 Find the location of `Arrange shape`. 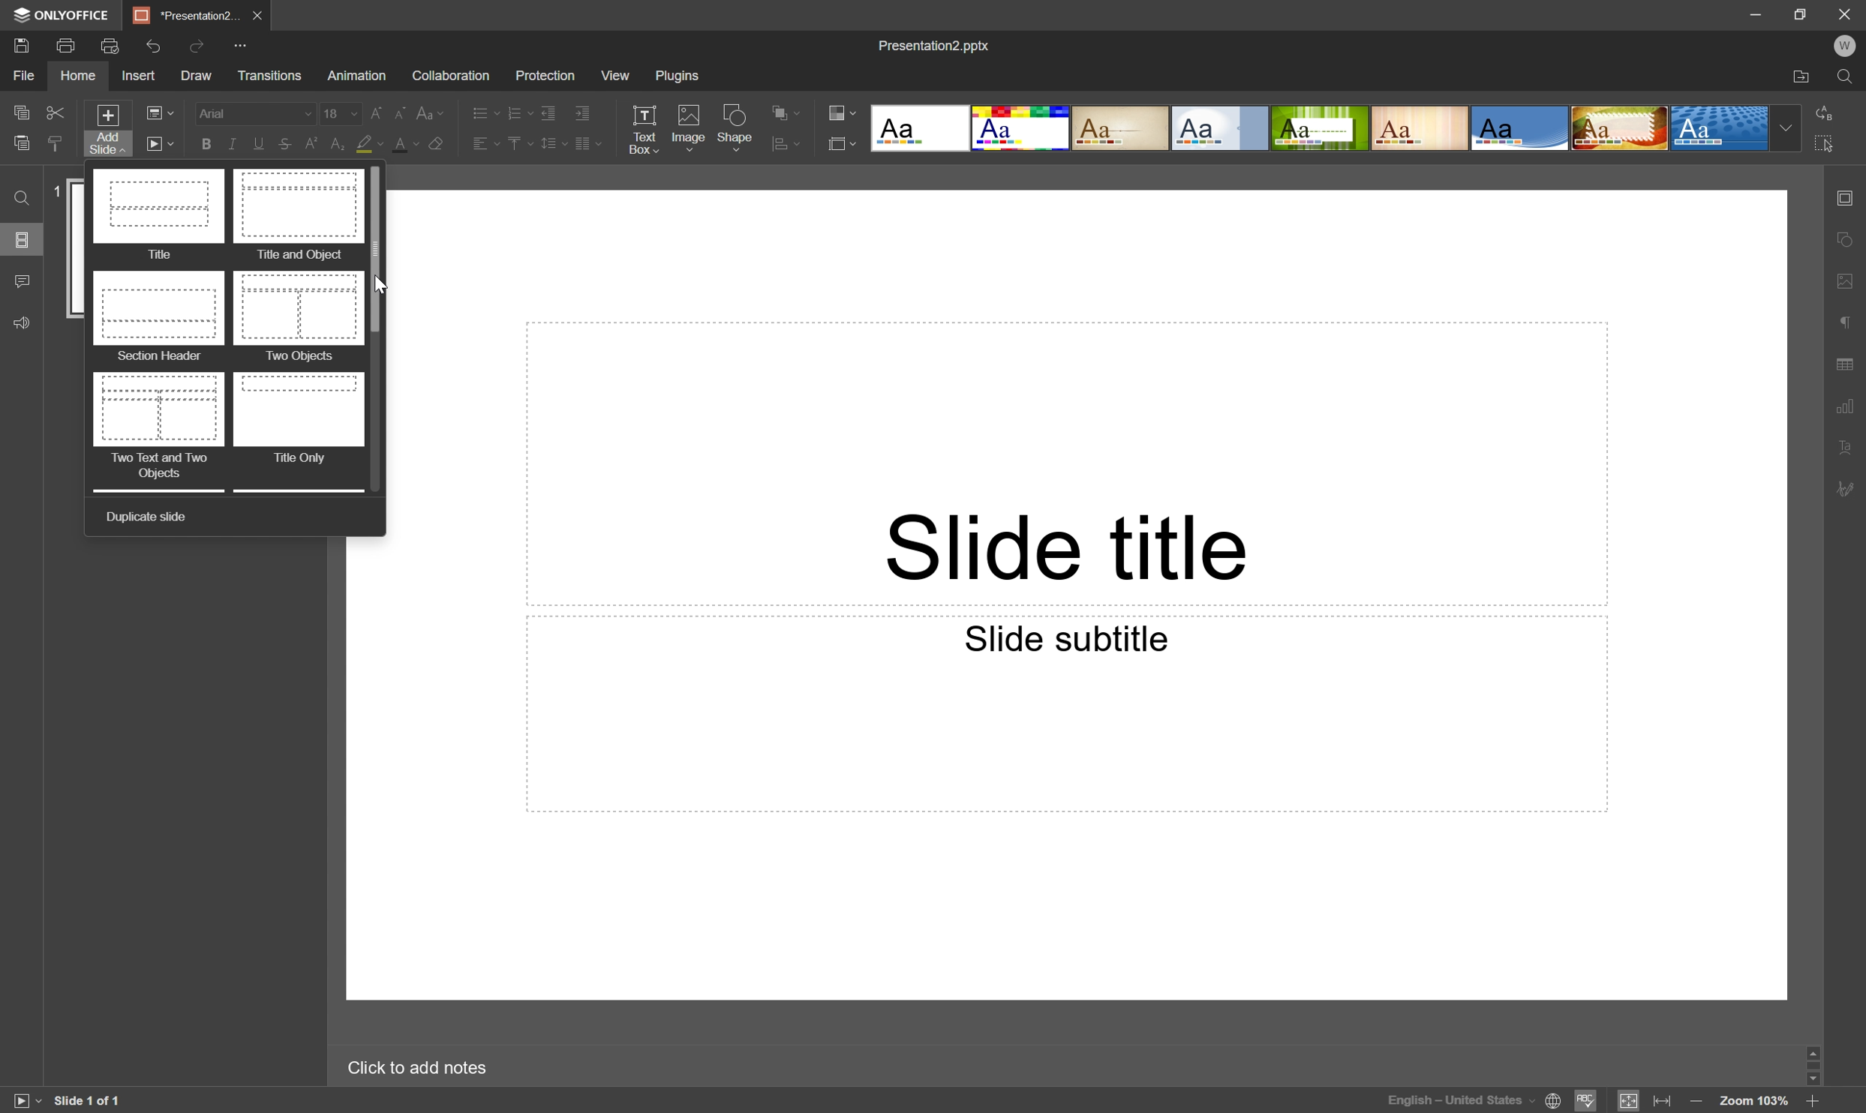

Arrange shape is located at coordinates (790, 143).